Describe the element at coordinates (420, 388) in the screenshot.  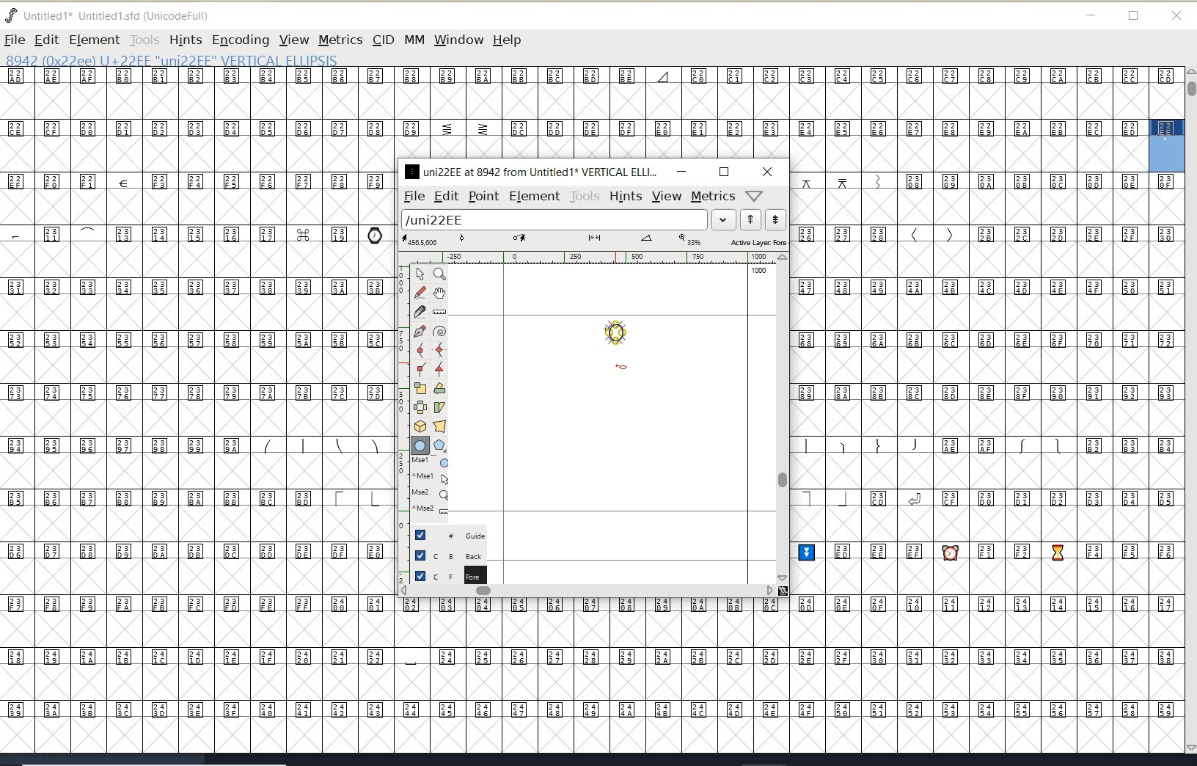
I see `scale the selection` at that location.